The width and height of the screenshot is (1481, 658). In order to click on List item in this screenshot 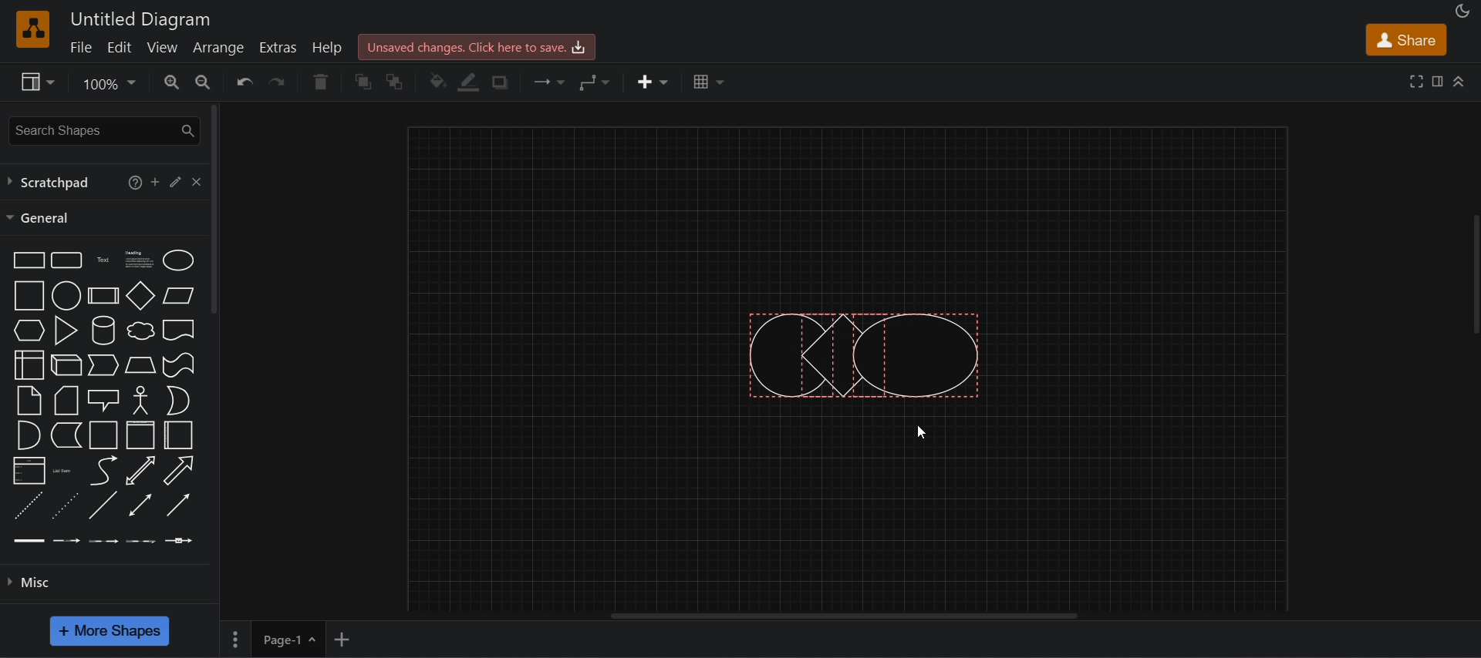, I will do `click(63, 470)`.